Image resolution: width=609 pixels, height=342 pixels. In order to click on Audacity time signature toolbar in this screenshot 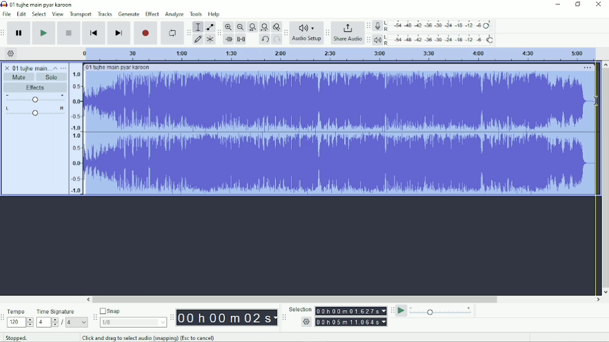, I will do `click(4, 317)`.